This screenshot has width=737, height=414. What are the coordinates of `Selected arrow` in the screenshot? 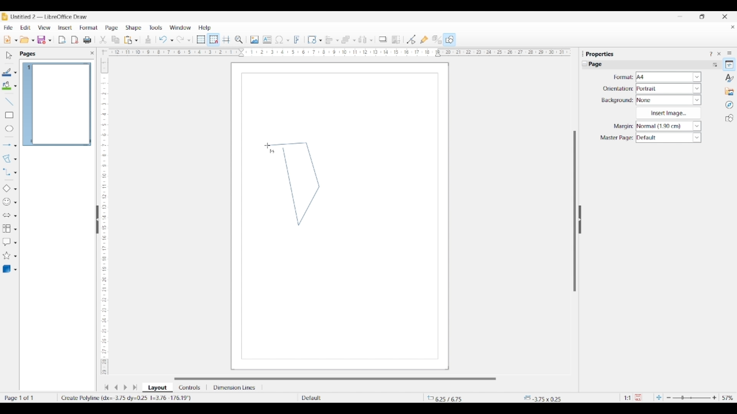 It's located at (7, 145).